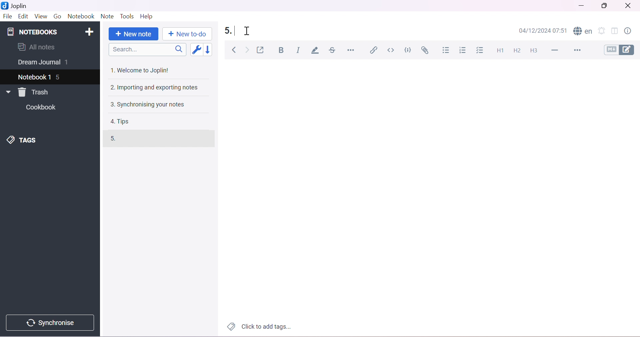 The image size is (640, 337). What do you see at coordinates (246, 30) in the screenshot?
I see `Cursor` at bounding box center [246, 30].